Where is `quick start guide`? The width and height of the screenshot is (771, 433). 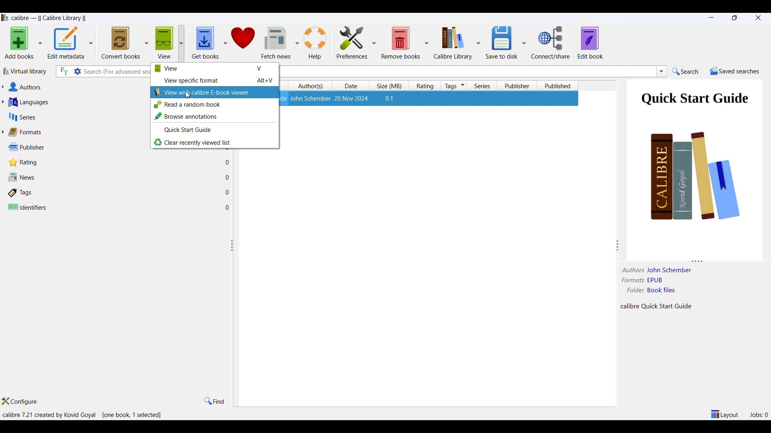
quick start guide is located at coordinates (214, 131).